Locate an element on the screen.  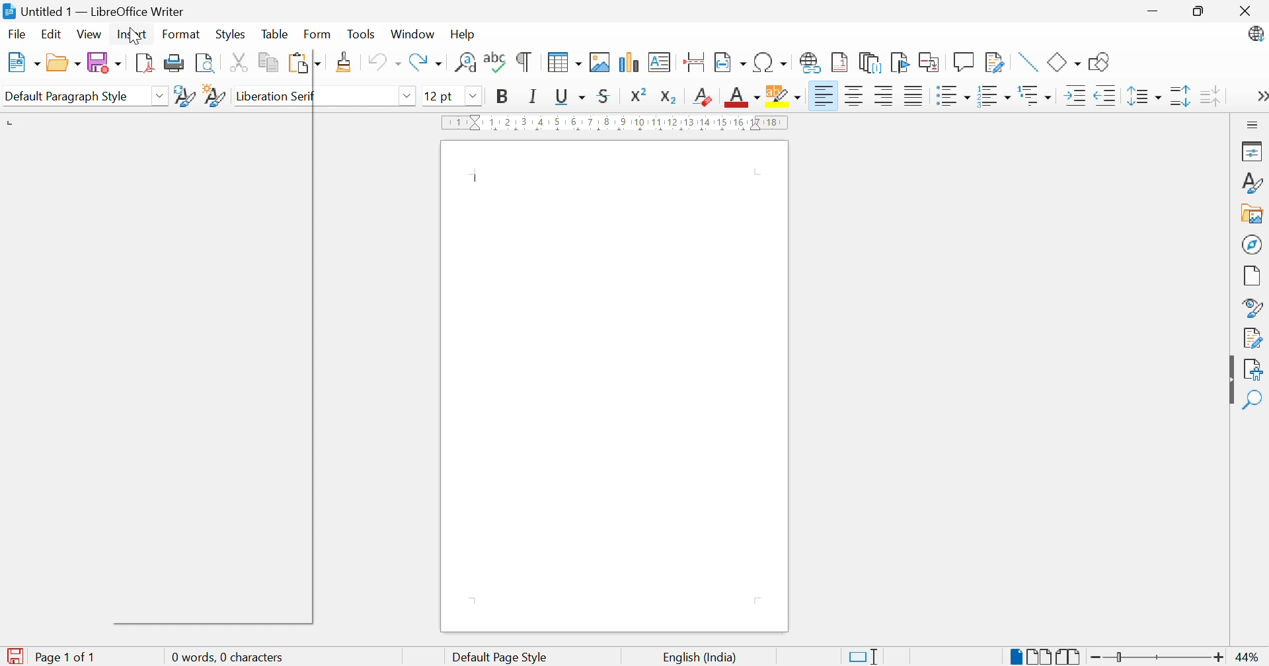
Undo is located at coordinates (385, 63).